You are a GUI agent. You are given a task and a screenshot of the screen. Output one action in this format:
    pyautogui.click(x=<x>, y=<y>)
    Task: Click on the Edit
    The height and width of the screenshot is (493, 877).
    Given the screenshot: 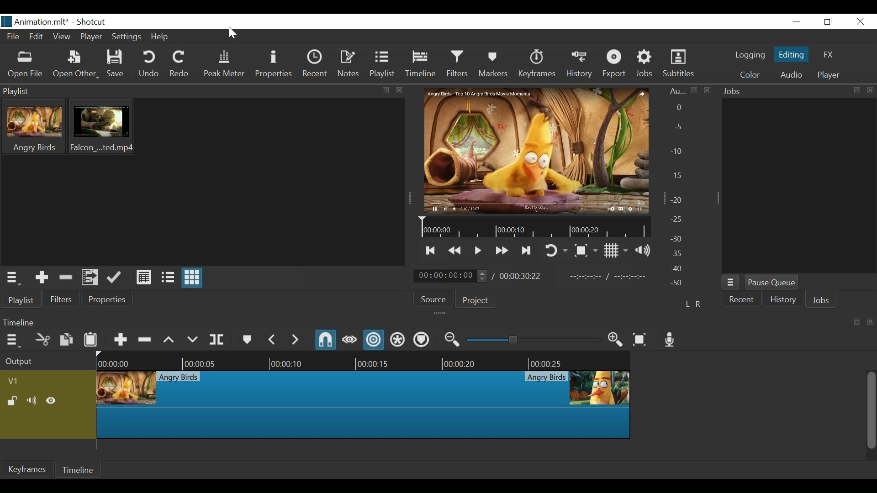 What is the action you would take?
    pyautogui.click(x=37, y=37)
    